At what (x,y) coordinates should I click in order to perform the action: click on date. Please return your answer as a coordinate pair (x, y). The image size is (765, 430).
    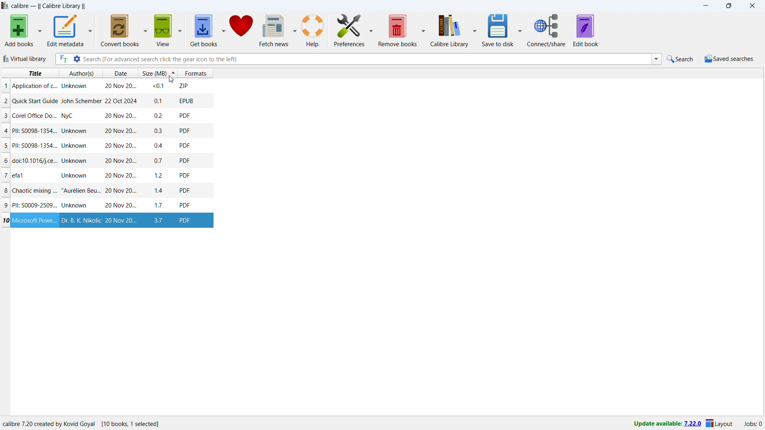
    Looking at the image, I should click on (120, 146).